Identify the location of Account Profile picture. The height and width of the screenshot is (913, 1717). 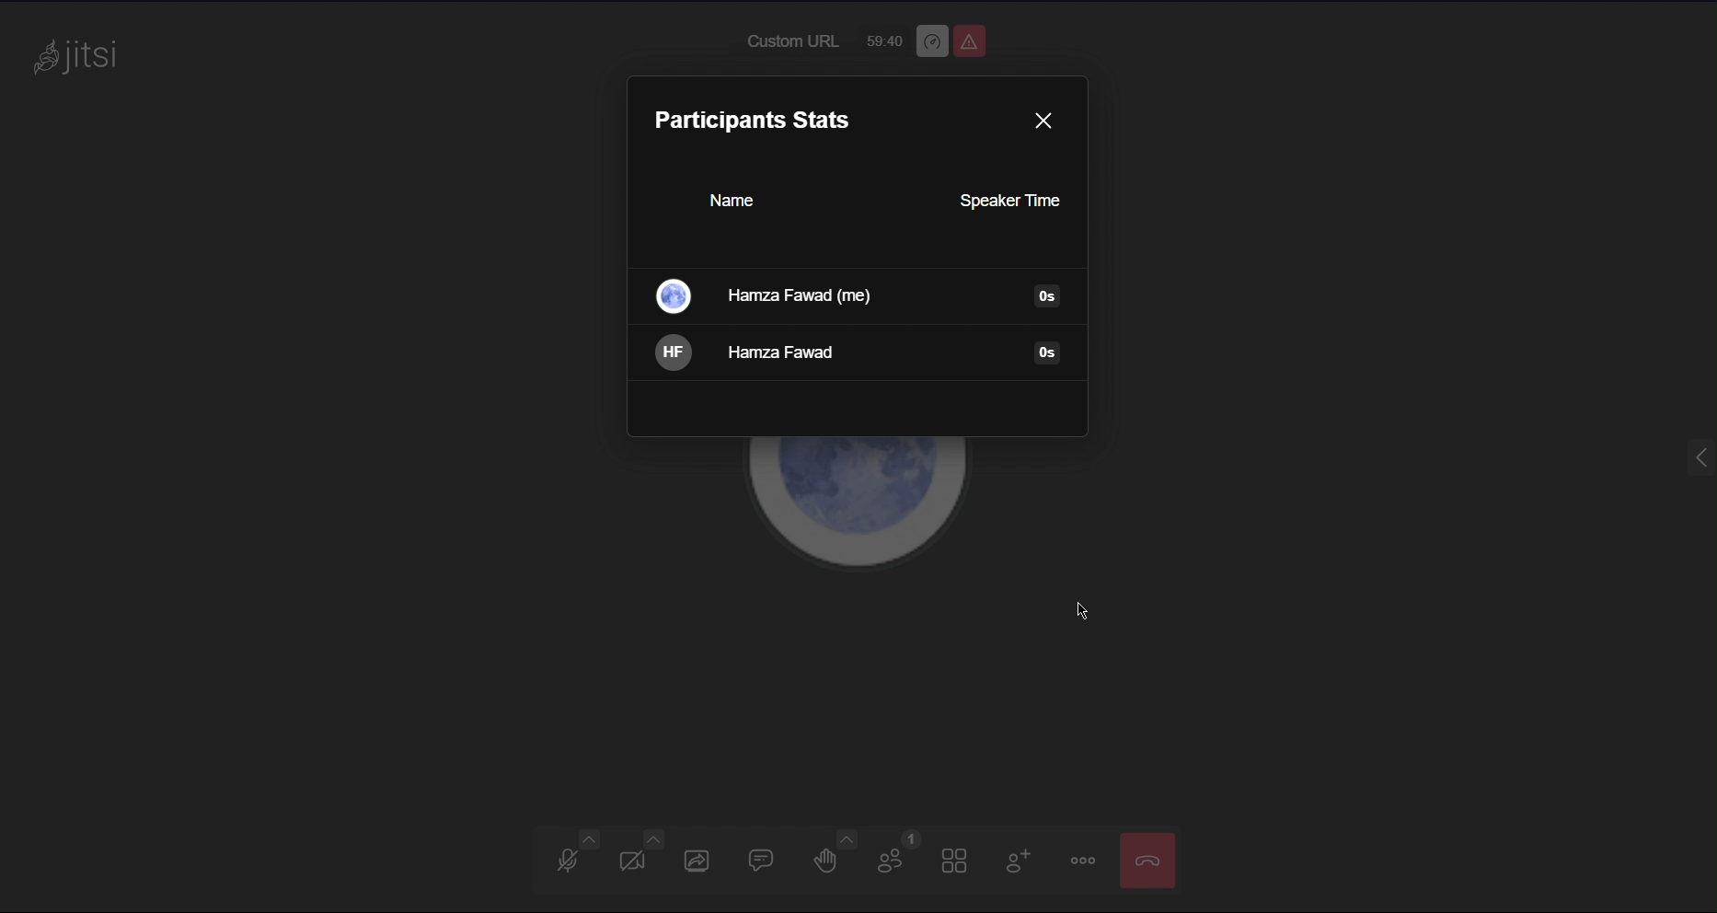
(854, 509).